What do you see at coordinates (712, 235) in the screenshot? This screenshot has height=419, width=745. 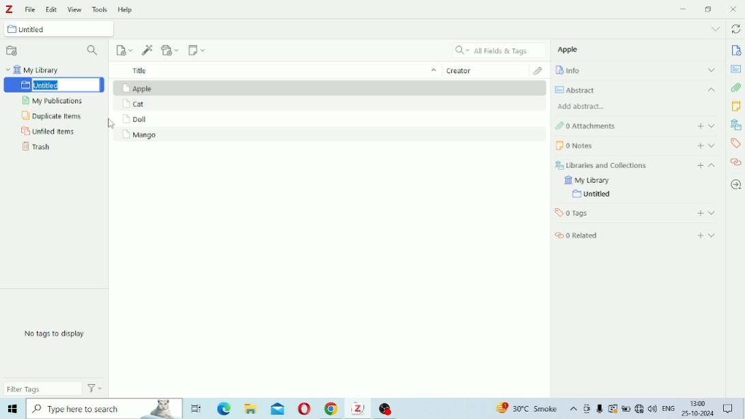 I see `Expand section` at bounding box center [712, 235].